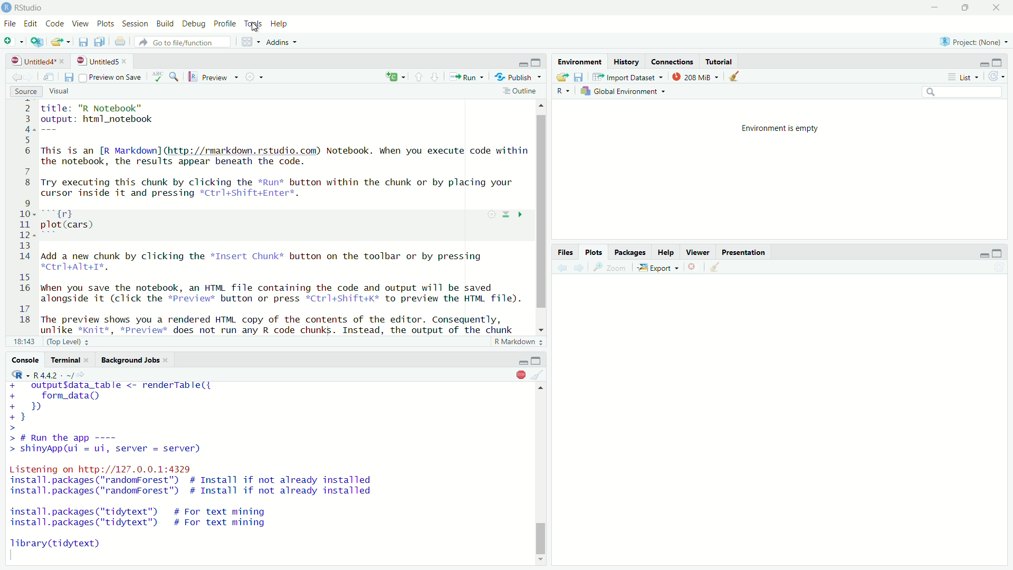 Image resolution: width=1013 pixels, height=570 pixels. Describe the element at coordinates (519, 342) in the screenshot. I see `R Markdown` at that location.